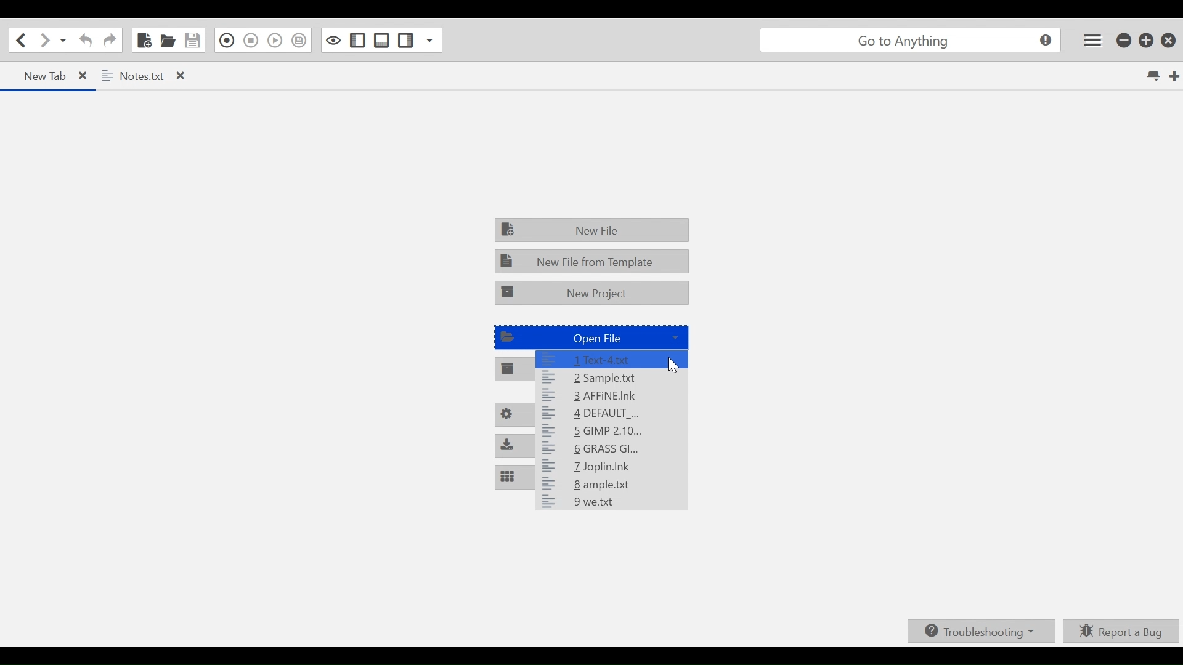 The image size is (1183, 665). What do you see at coordinates (612, 430) in the screenshot?
I see `5 GIMP 2.10...` at bounding box center [612, 430].